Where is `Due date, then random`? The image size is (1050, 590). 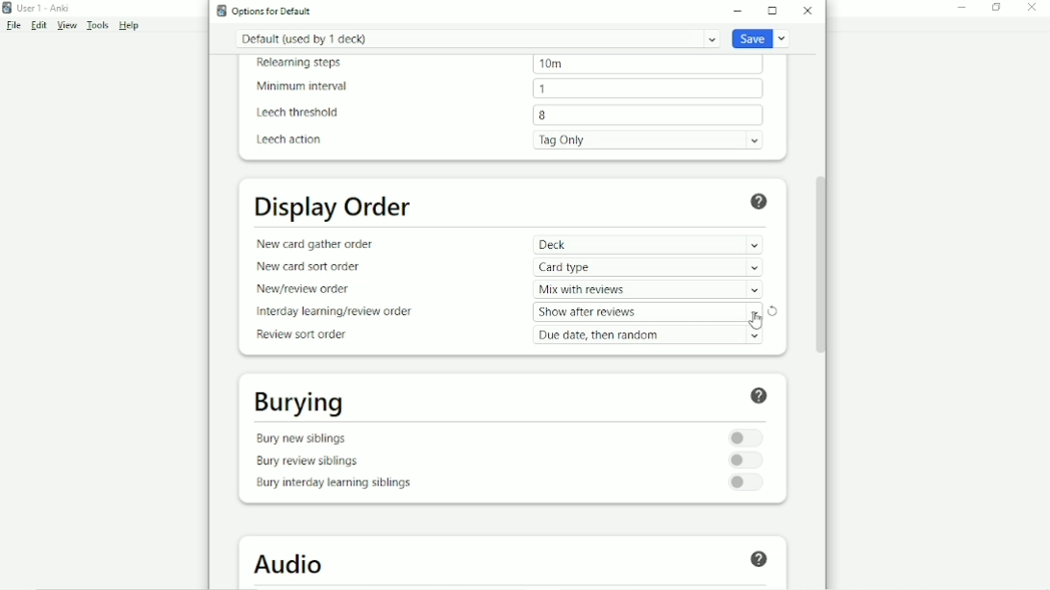 Due date, then random is located at coordinates (649, 334).